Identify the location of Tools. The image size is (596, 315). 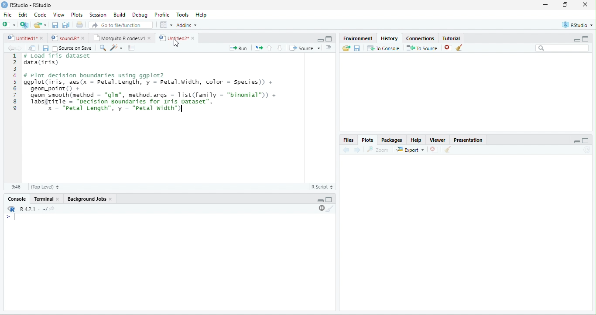
(183, 15).